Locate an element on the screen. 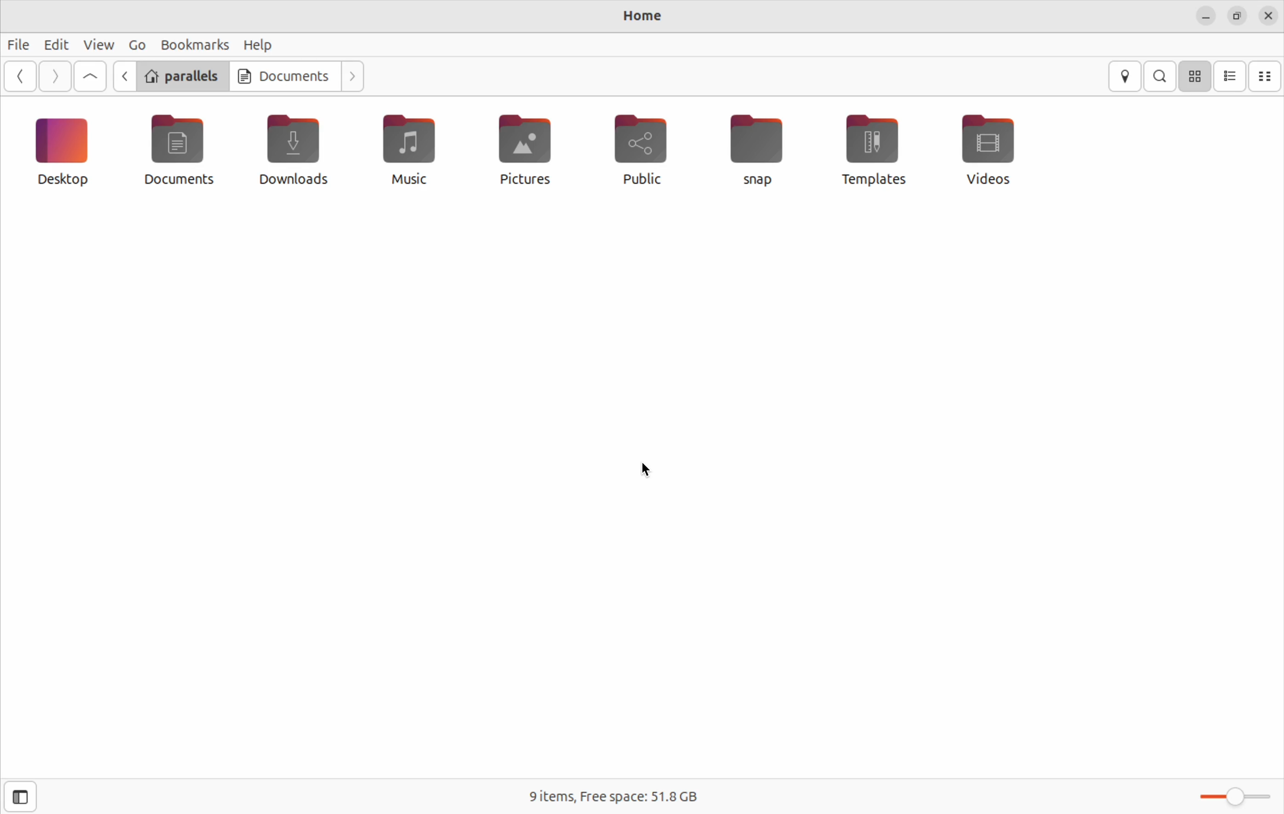 The width and height of the screenshot is (1284, 814). minimize is located at coordinates (1205, 18).